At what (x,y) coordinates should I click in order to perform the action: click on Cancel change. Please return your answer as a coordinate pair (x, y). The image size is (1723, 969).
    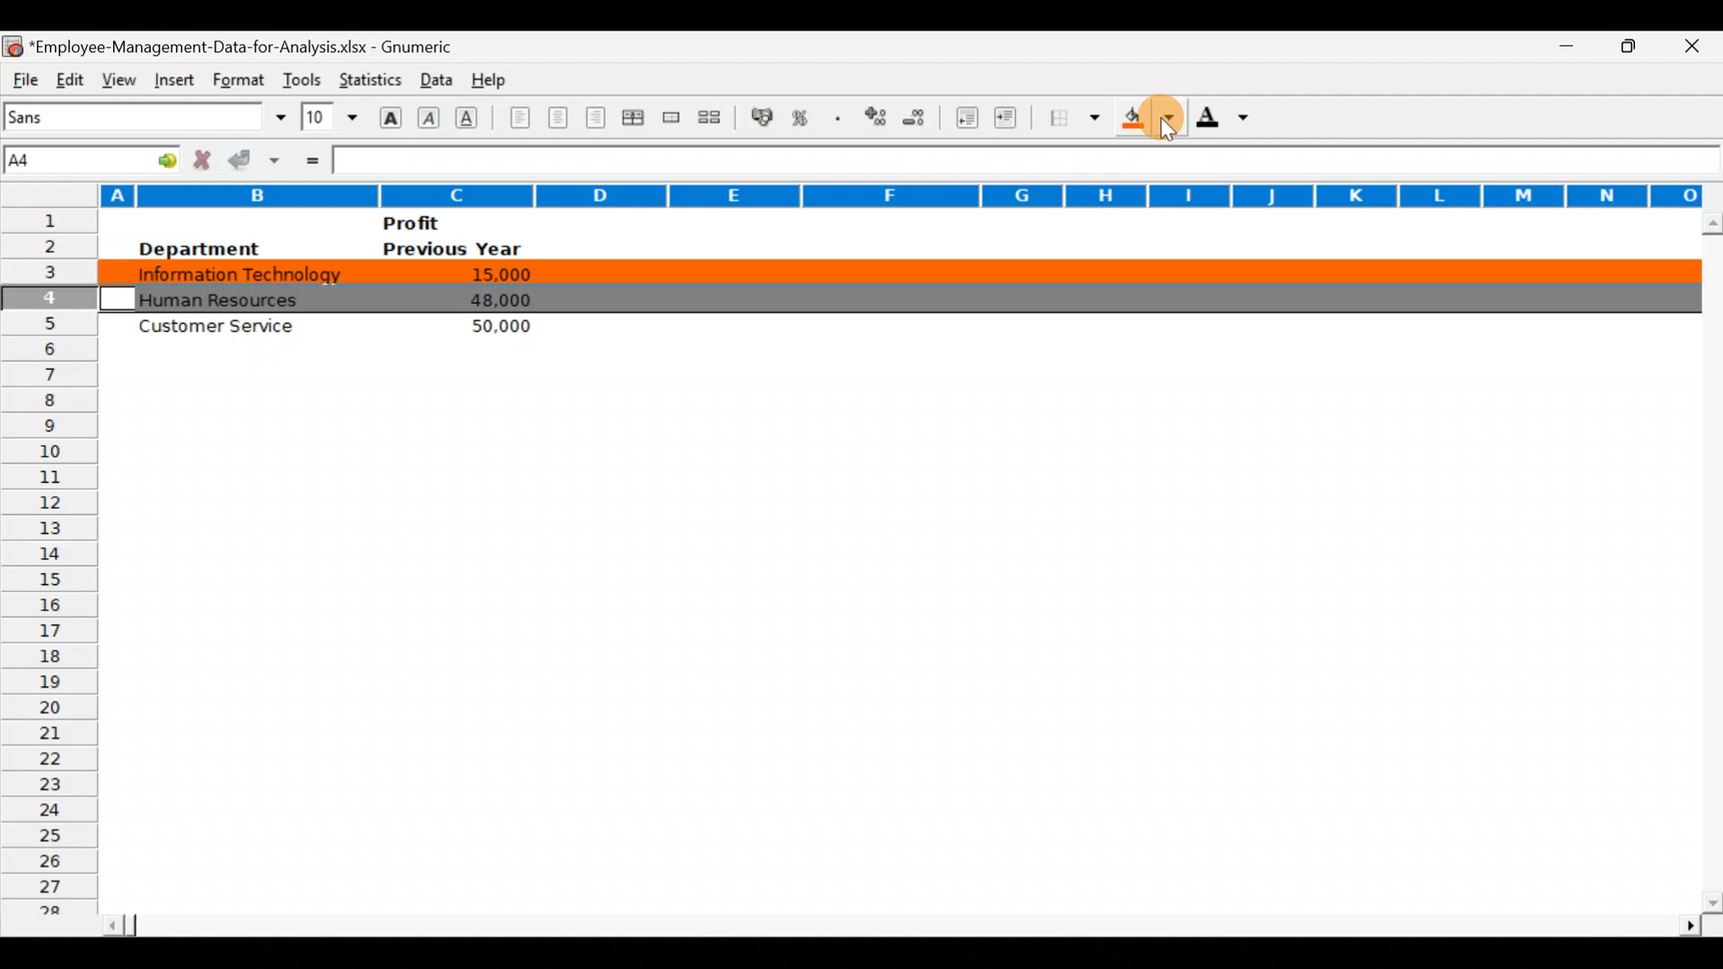
    Looking at the image, I should click on (206, 159).